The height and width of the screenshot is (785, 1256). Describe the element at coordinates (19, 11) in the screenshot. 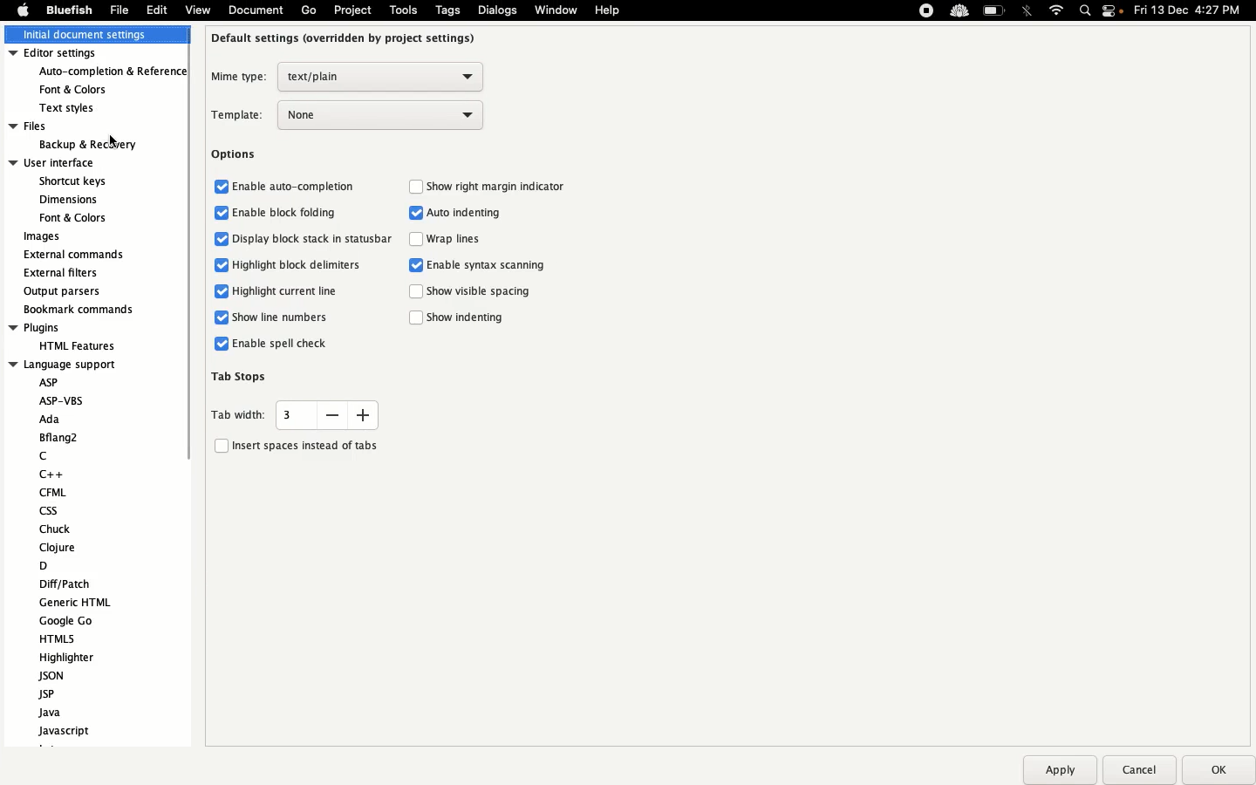

I see `Apple logo` at that location.